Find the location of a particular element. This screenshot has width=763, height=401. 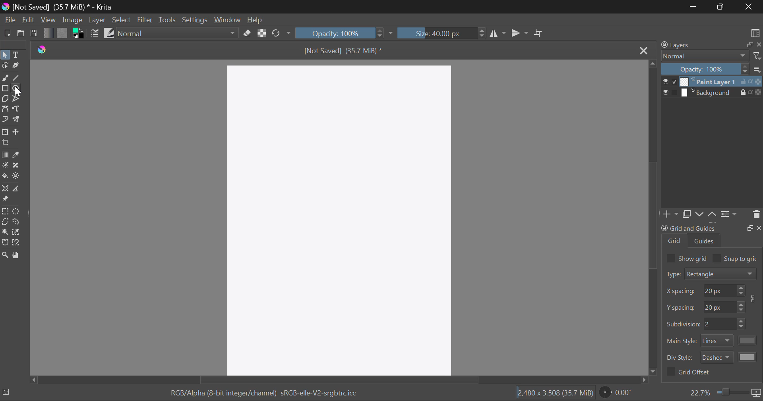

Page Rotation is located at coordinates (618, 393).